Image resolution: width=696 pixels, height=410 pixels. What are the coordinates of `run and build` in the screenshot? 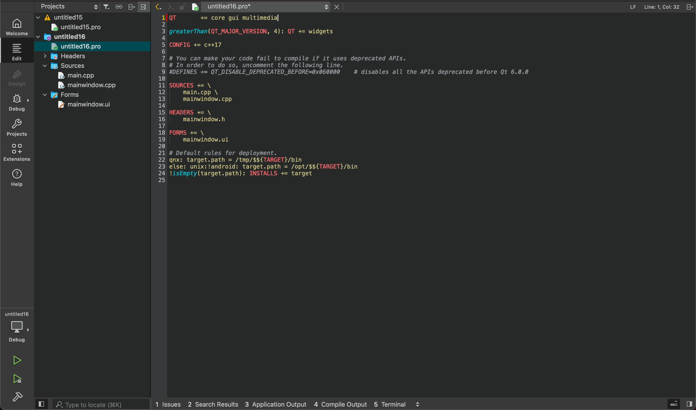 It's located at (17, 379).